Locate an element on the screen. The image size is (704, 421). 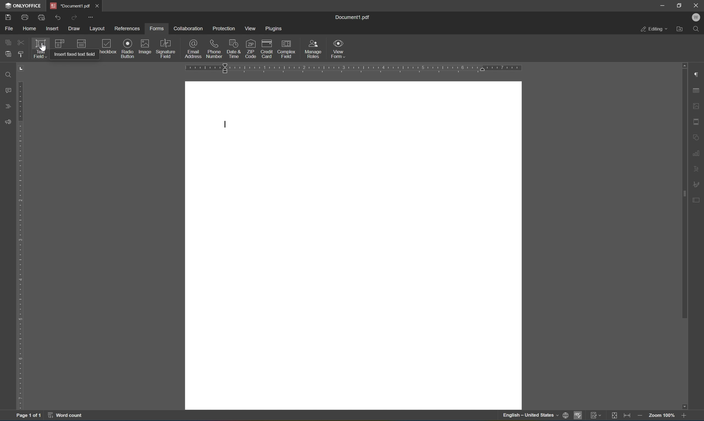
zoom out is located at coordinates (641, 417).